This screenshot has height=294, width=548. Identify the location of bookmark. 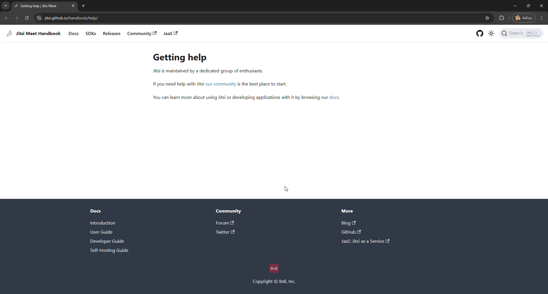
(486, 18).